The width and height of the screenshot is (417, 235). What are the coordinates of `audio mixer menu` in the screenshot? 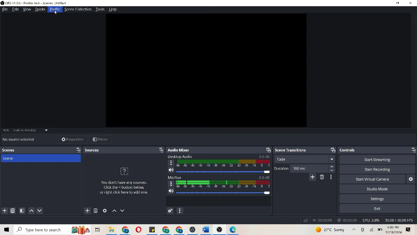 It's located at (180, 209).